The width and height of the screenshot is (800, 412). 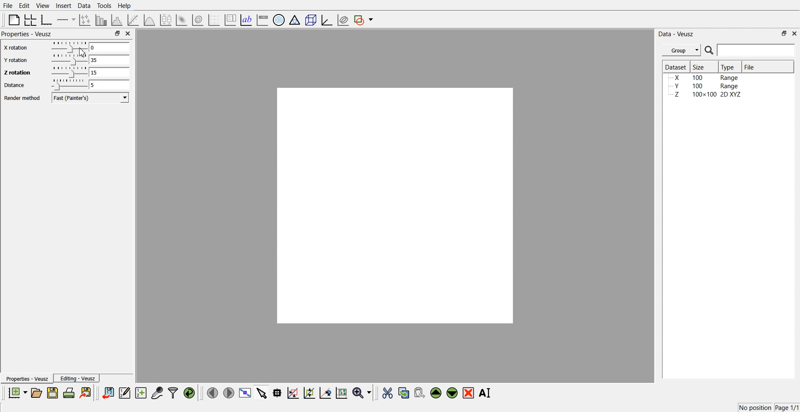 What do you see at coordinates (486, 393) in the screenshot?
I see `Rename the selected widget` at bounding box center [486, 393].